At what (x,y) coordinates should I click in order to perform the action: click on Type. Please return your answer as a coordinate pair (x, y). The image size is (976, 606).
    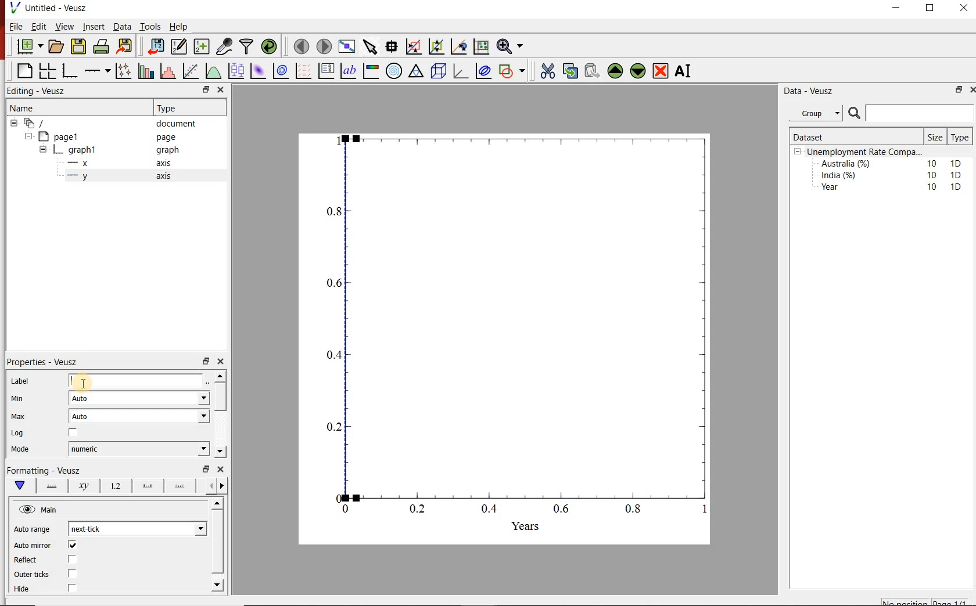
    Looking at the image, I should click on (182, 108).